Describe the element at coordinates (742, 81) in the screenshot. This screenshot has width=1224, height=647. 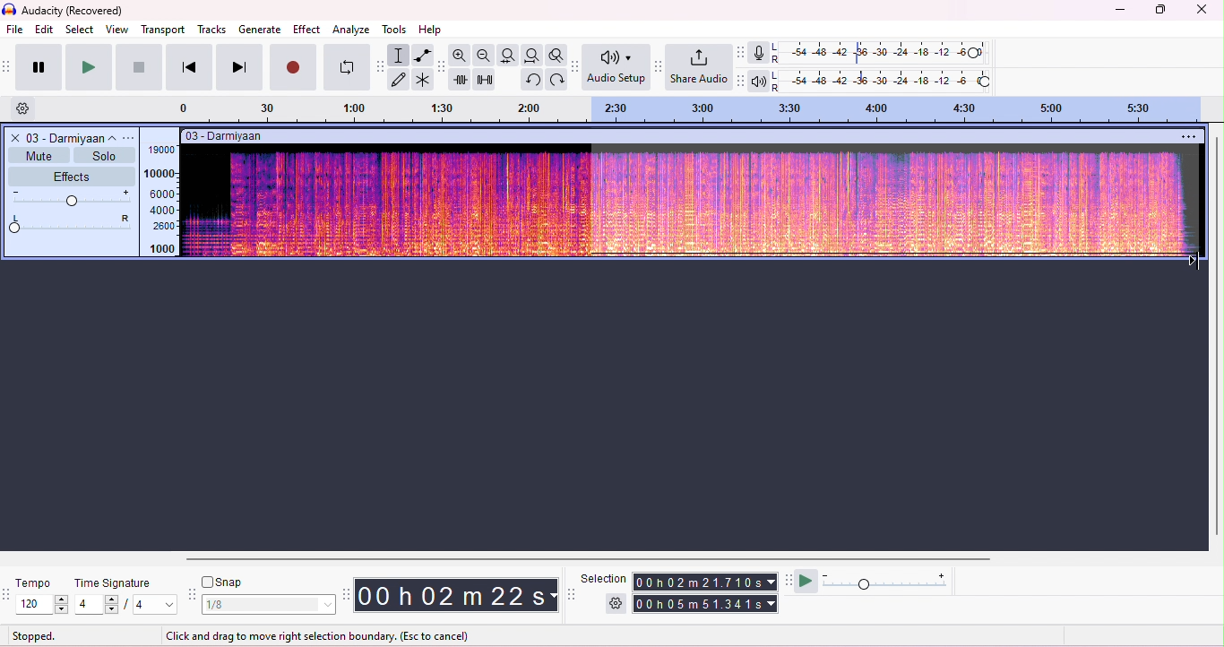
I see `playback meter tool bar` at that location.